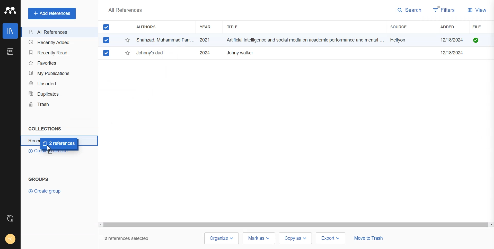 The height and width of the screenshot is (249, 494). What do you see at coordinates (444, 10) in the screenshot?
I see `Filters` at bounding box center [444, 10].